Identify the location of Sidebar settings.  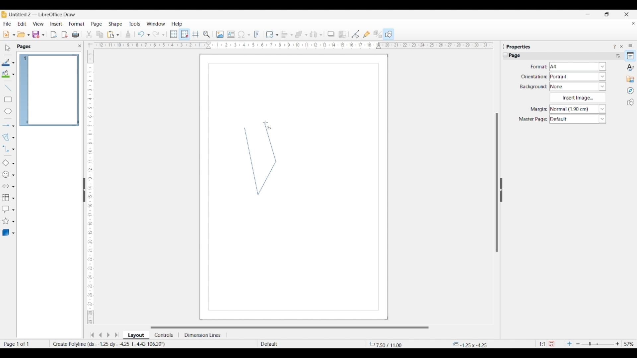
(630, 45).